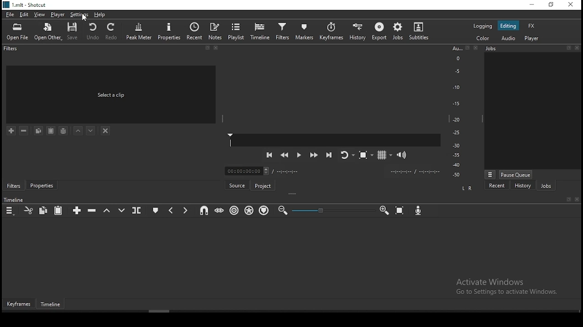 The image size is (583, 327). I want to click on Timeline, so click(15, 200).